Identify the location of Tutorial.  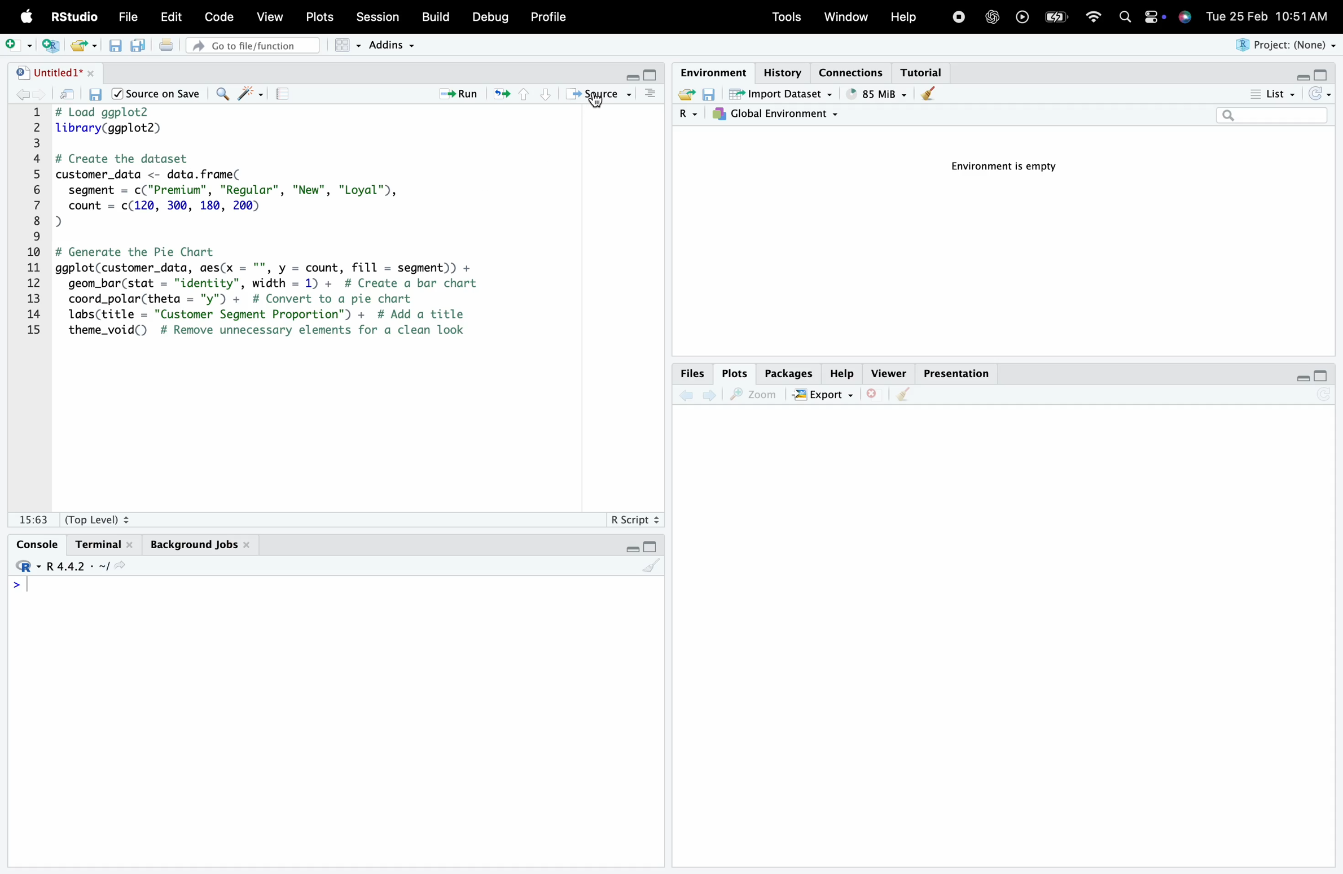
(925, 72).